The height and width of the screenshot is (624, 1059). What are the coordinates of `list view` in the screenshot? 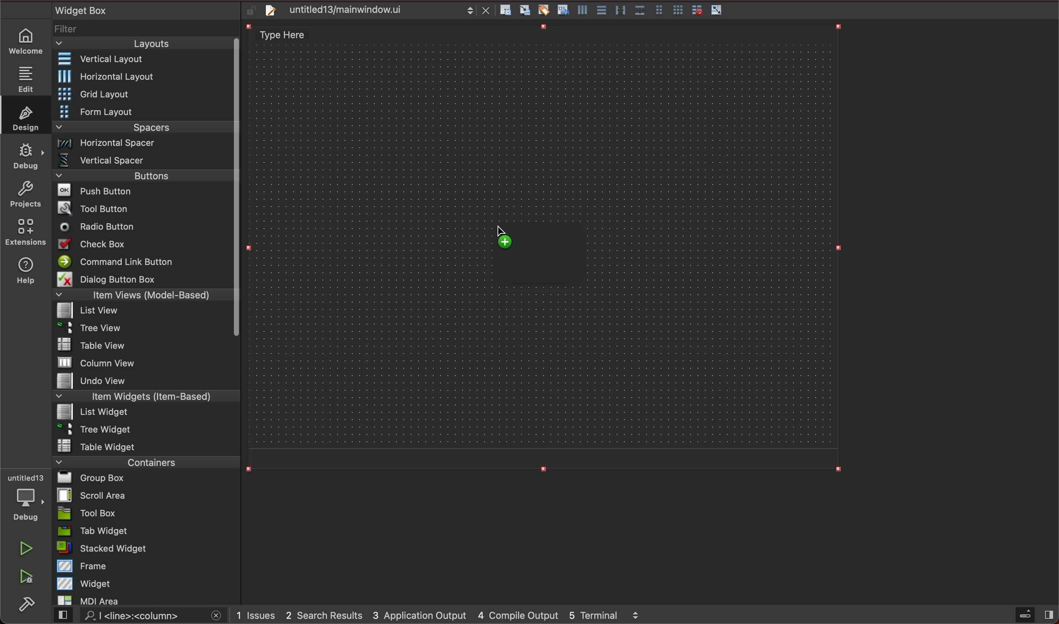 It's located at (142, 311).